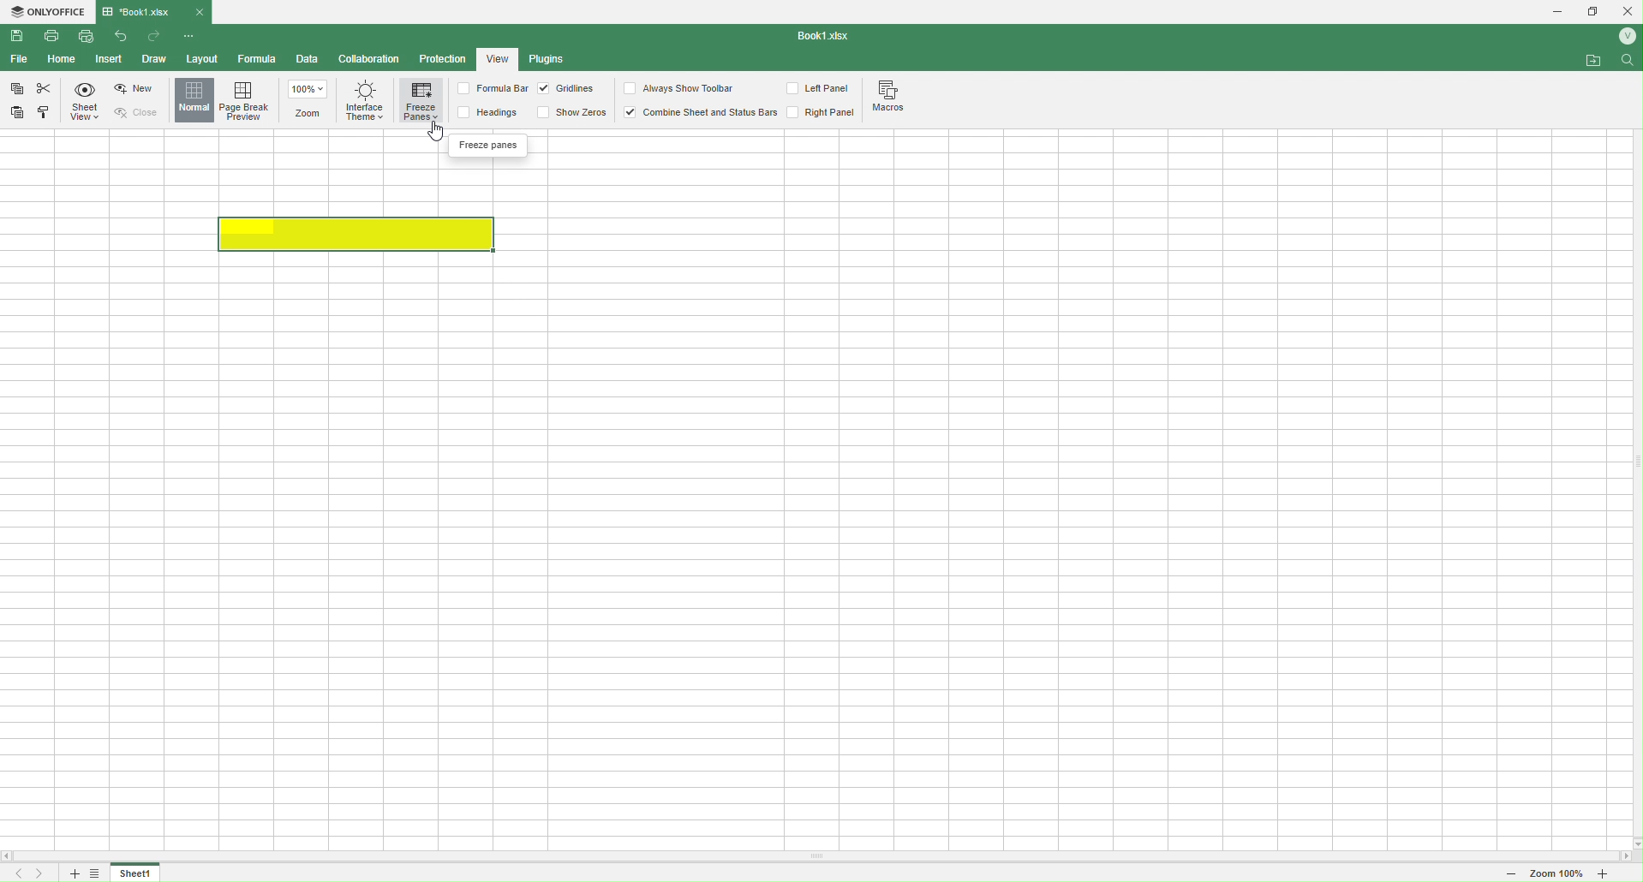 This screenshot has height=882, width=1643. What do you see at coordinates (1618, 875) in the screenshot?
I see `Zoom in` at bounding box center [1618, 875].